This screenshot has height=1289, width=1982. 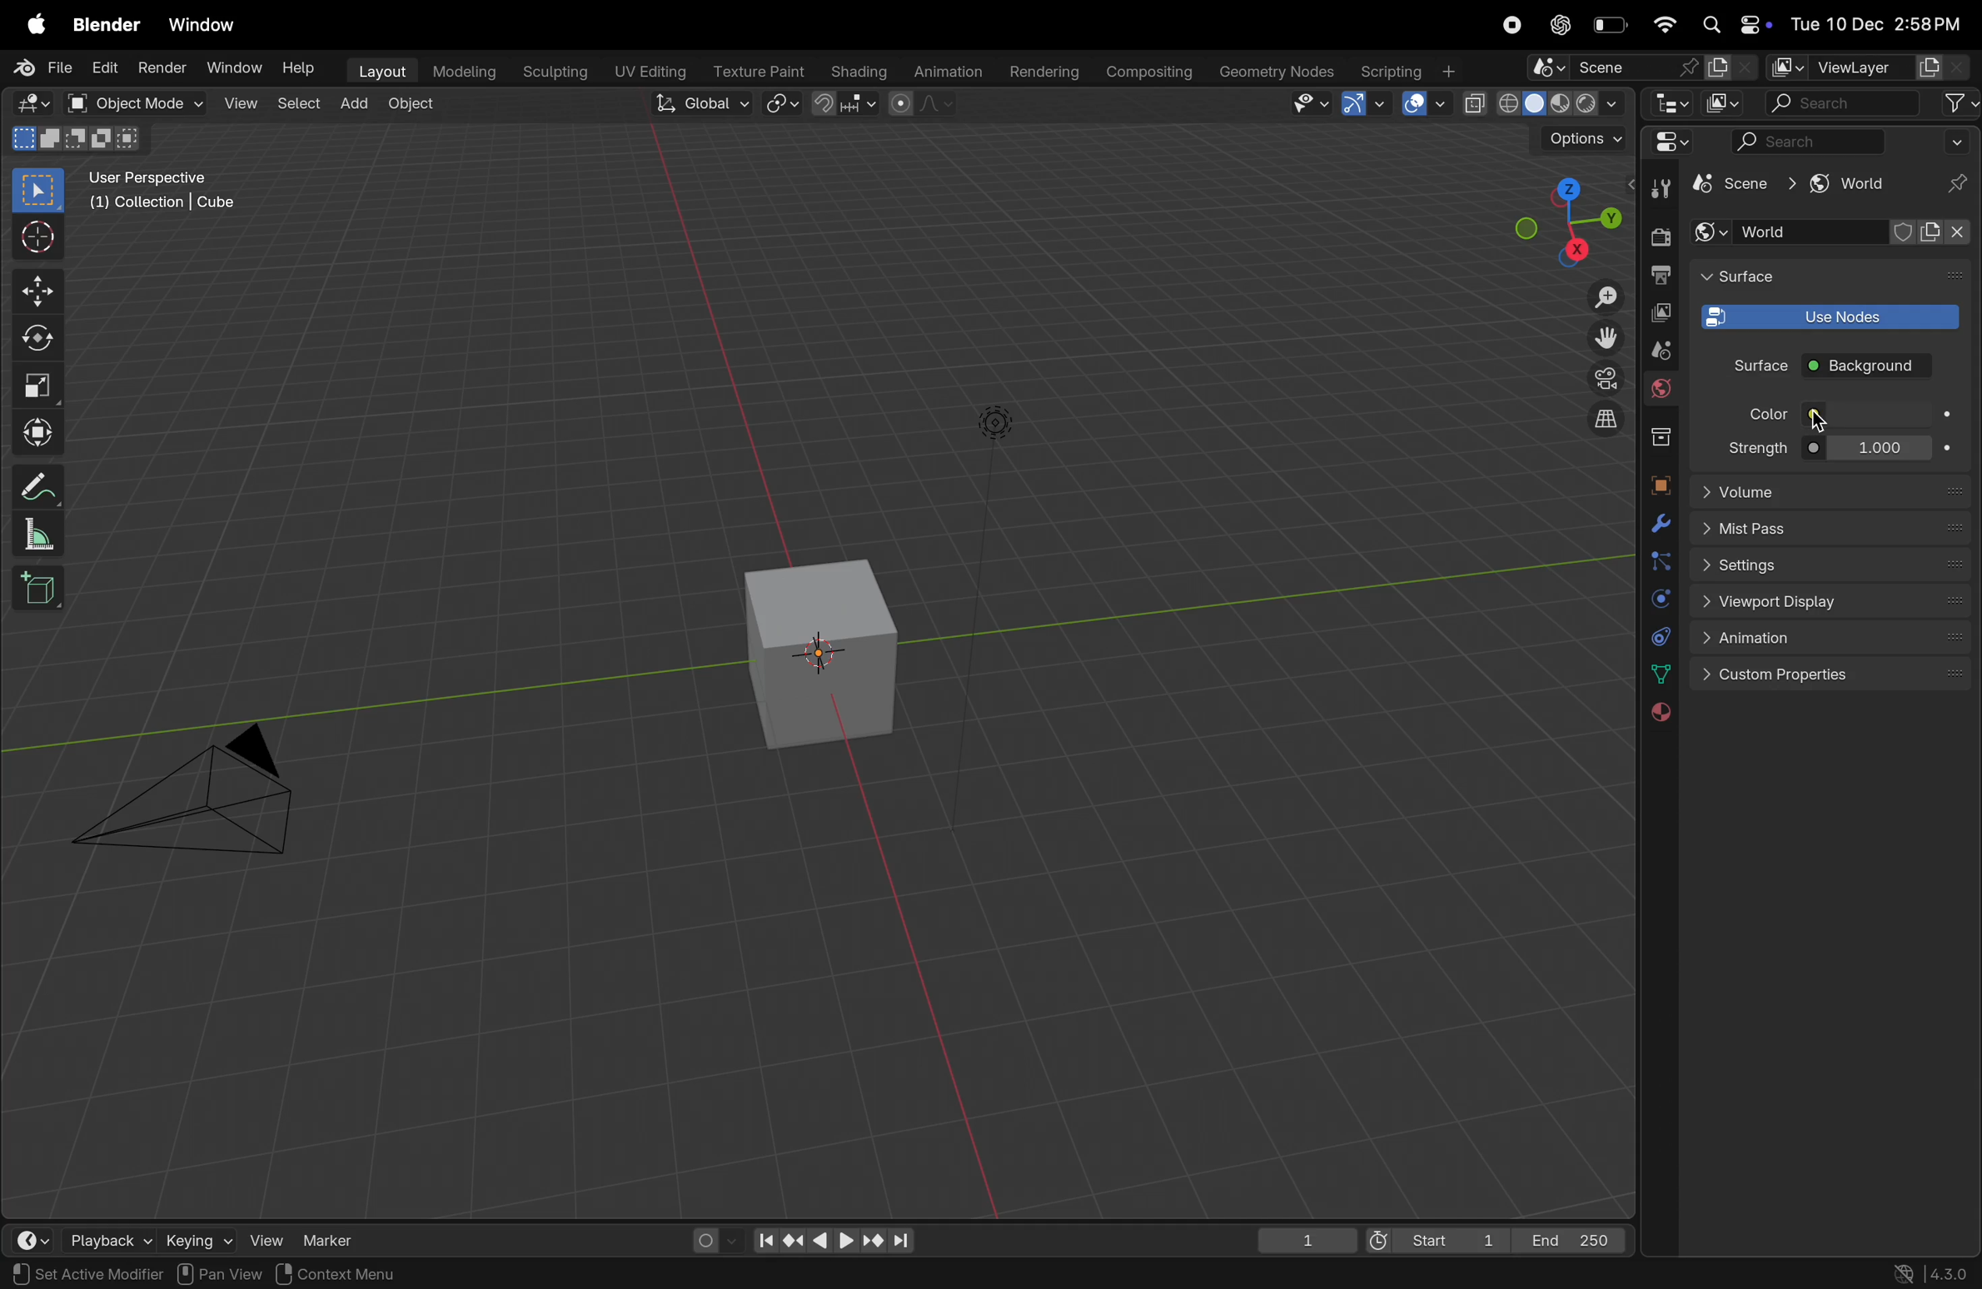 What do you see at coordinates (1432, 1235) in the screenshot?
I see `start` at bounding box center [1432, 1235].